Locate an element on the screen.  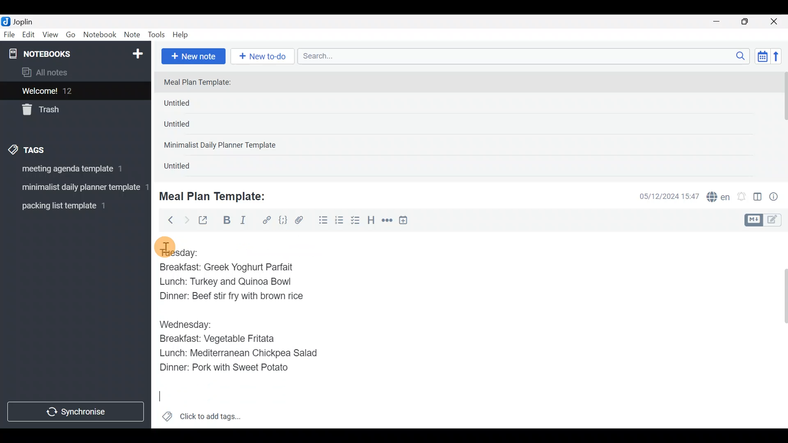
New note is located at coordinates (192, 55).